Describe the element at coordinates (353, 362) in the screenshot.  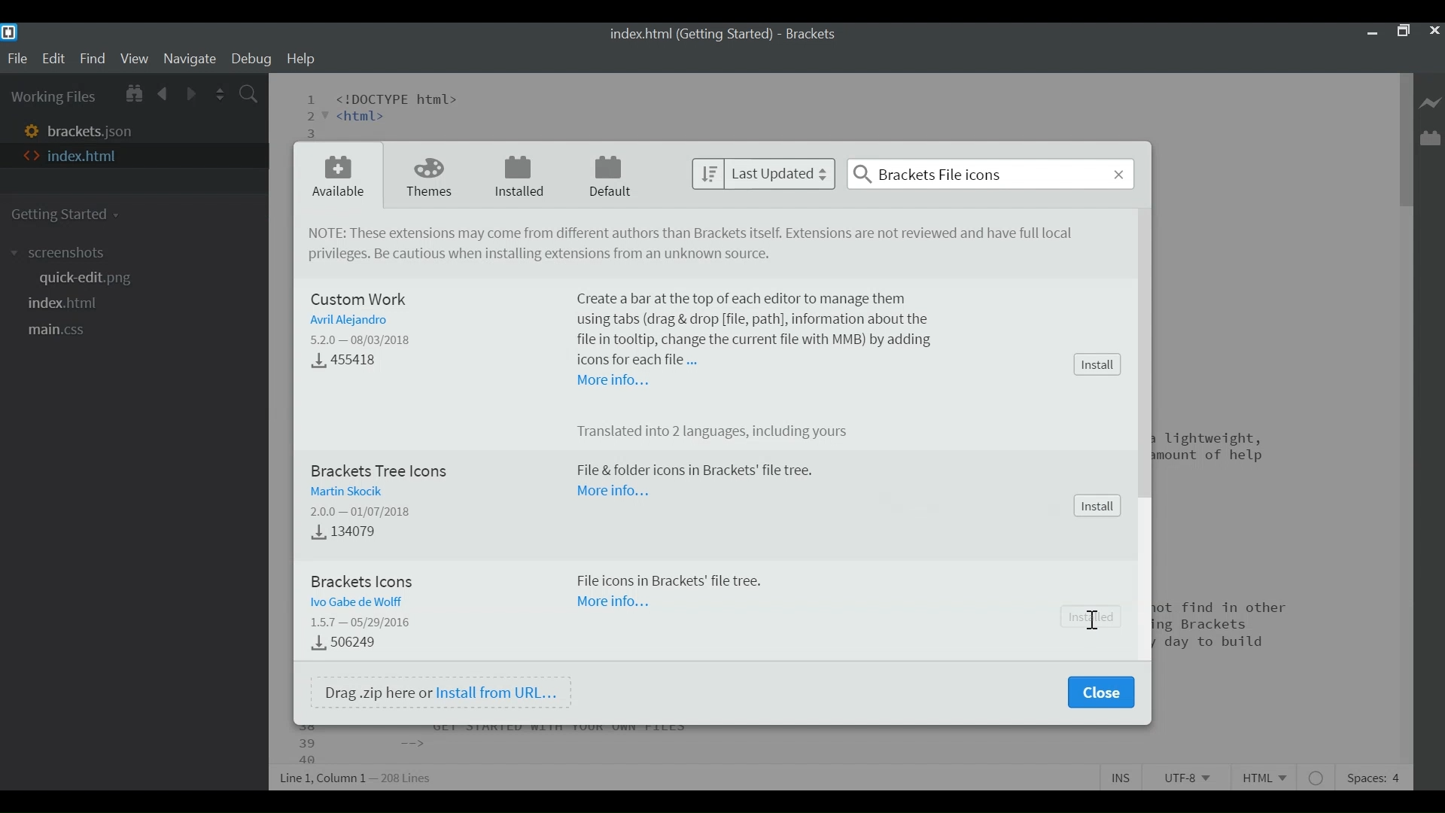
I see `Downloads` at that location.